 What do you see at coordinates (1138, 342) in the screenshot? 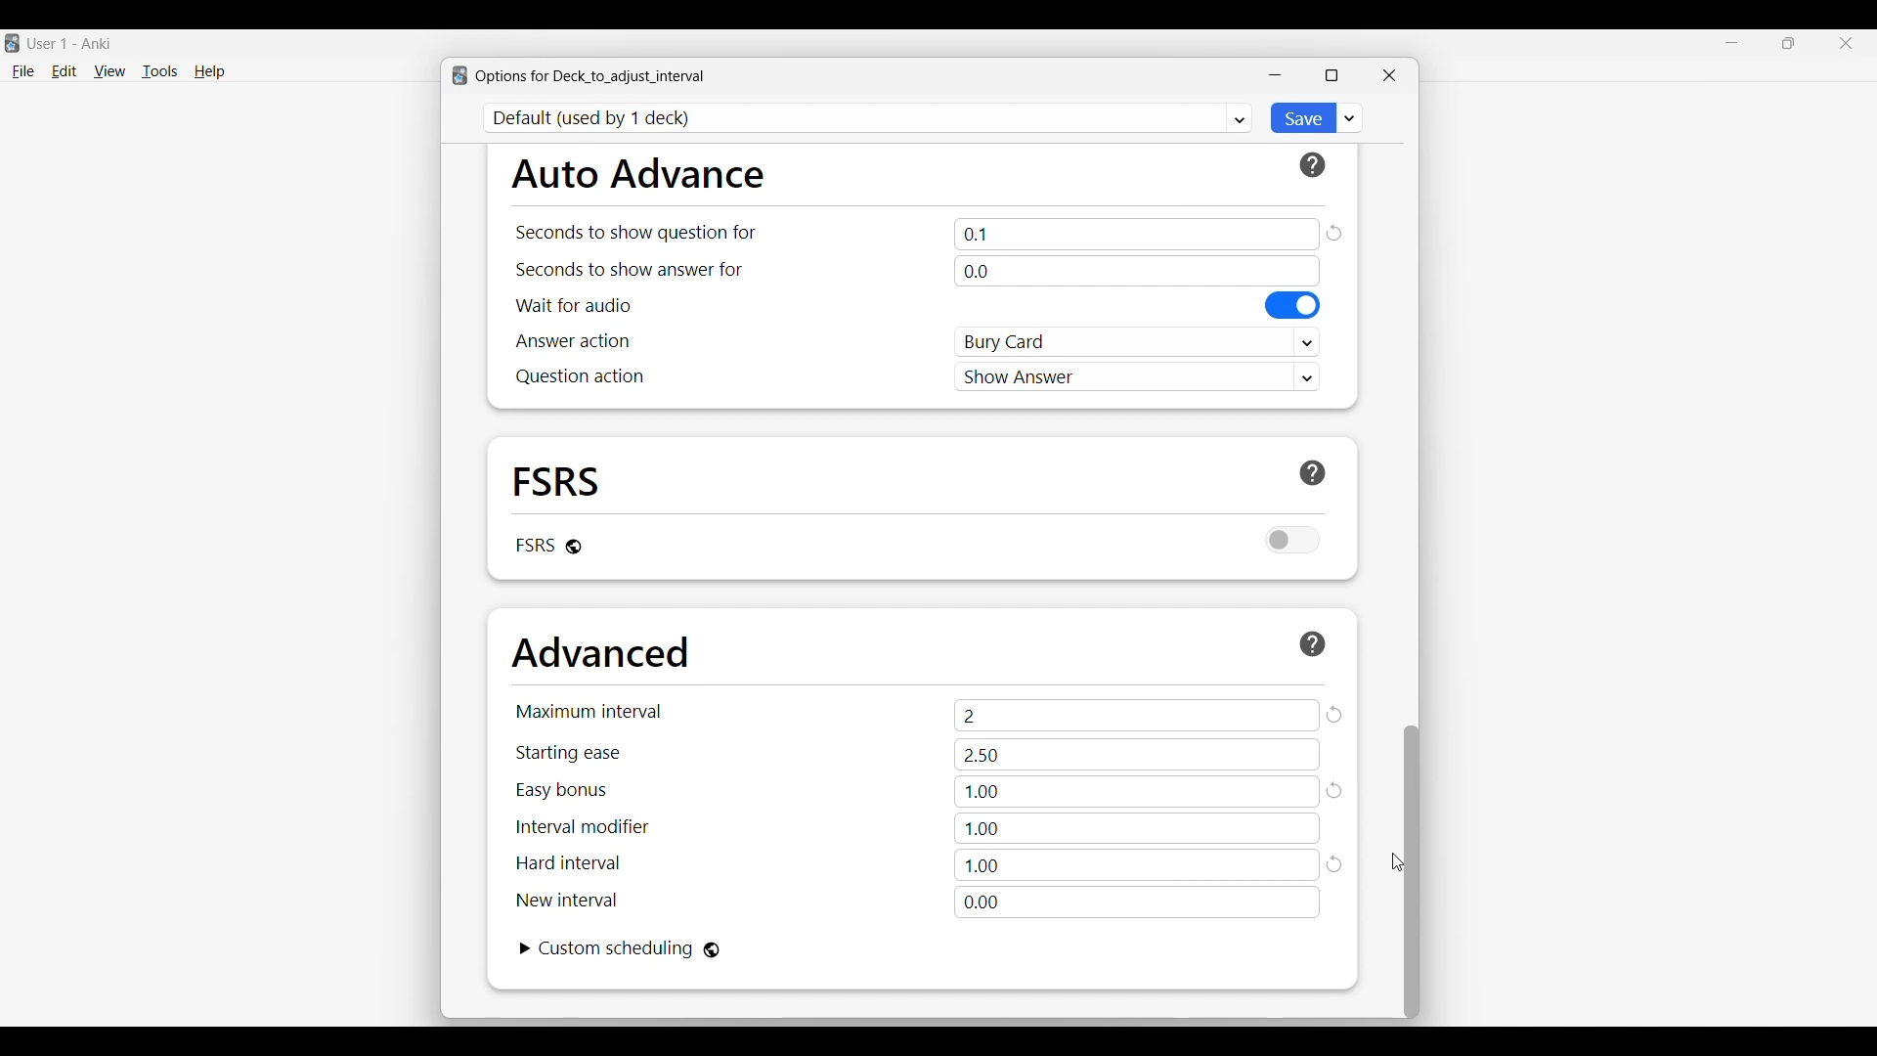
I see `Bury card selected` at bounding box center [1138, 342].